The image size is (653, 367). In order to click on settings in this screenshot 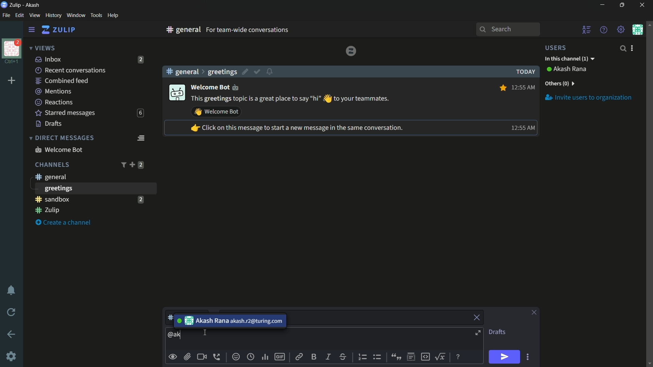, I will do `click(32, 30)`.